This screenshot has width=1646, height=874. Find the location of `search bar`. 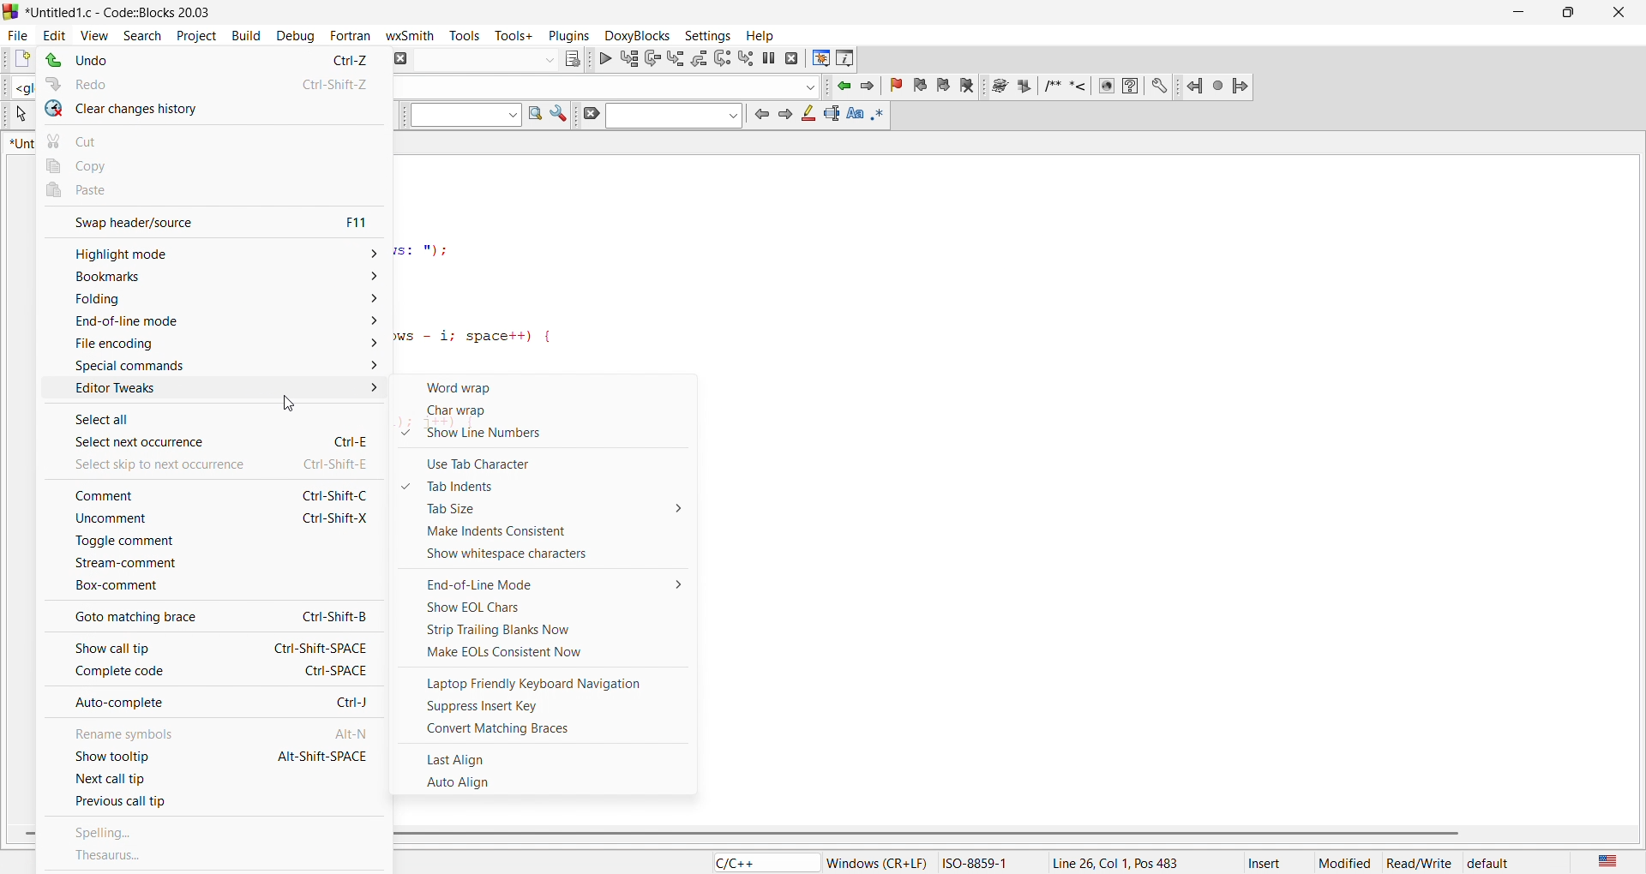

search bar is located at coordinates (673, 117).